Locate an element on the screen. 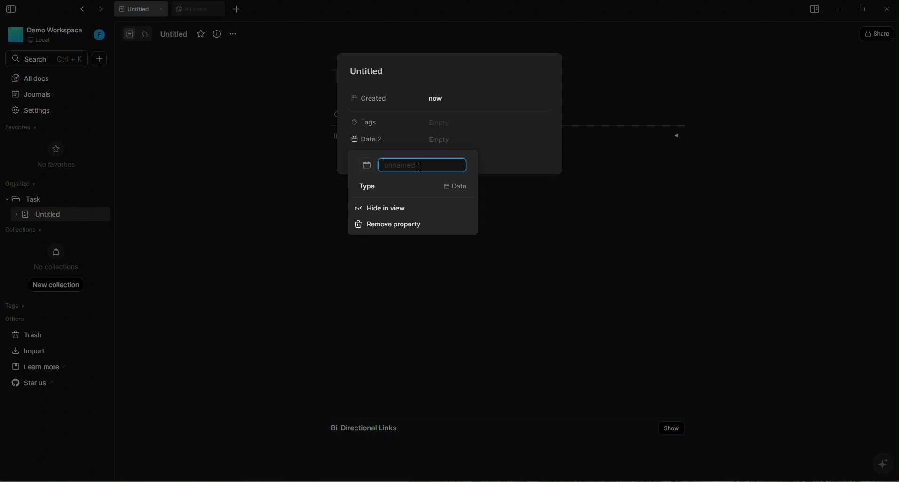 This screenshot has width=899, height=482. new collection is located at coordinates (56, 284).